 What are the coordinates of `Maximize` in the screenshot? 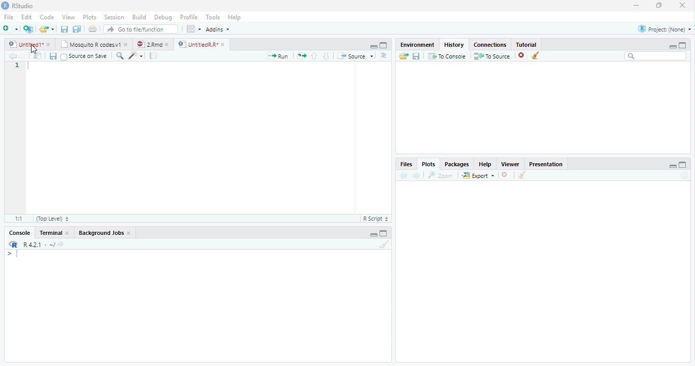 It's located at (385, 234).